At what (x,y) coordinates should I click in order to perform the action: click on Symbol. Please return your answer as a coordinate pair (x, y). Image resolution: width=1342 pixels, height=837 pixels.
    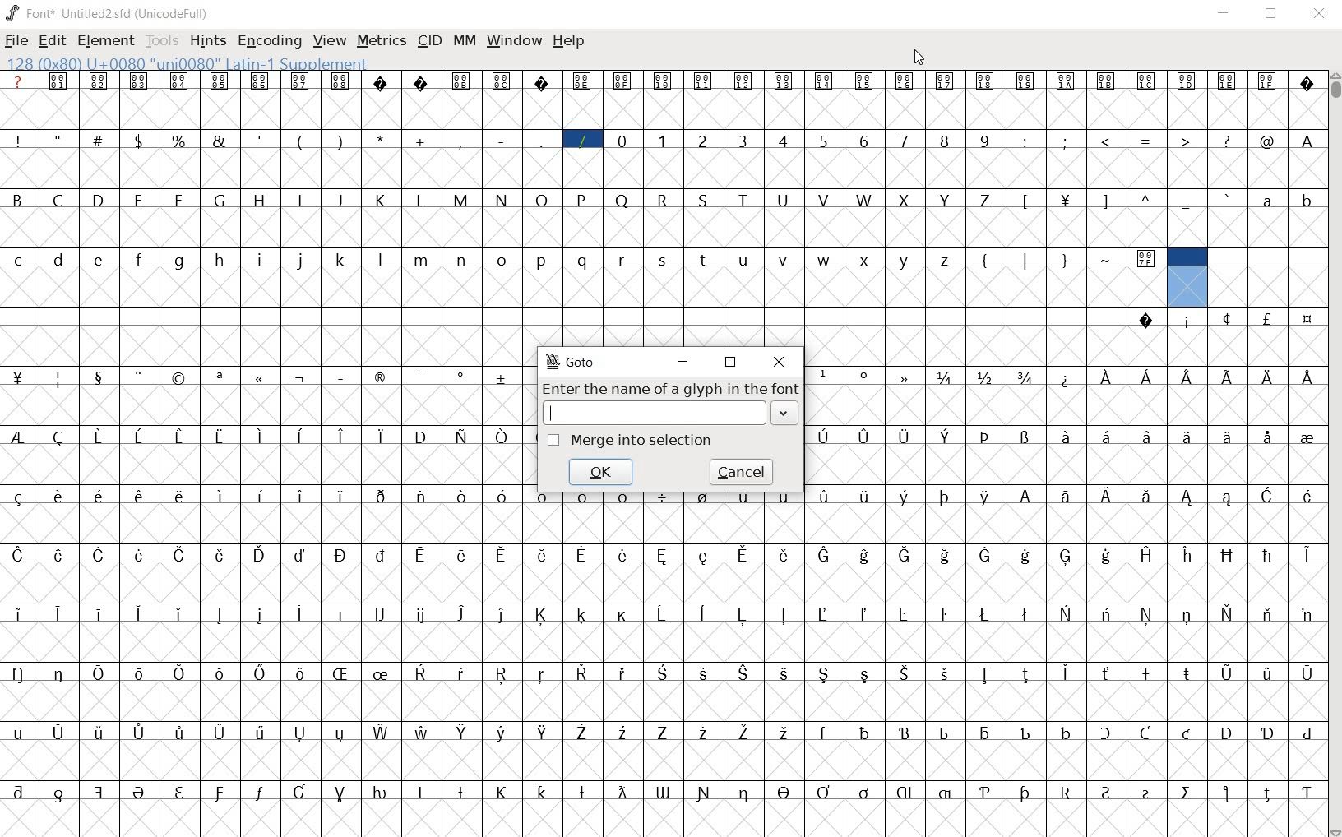
    Looking at the image, I should click on (462, 554).